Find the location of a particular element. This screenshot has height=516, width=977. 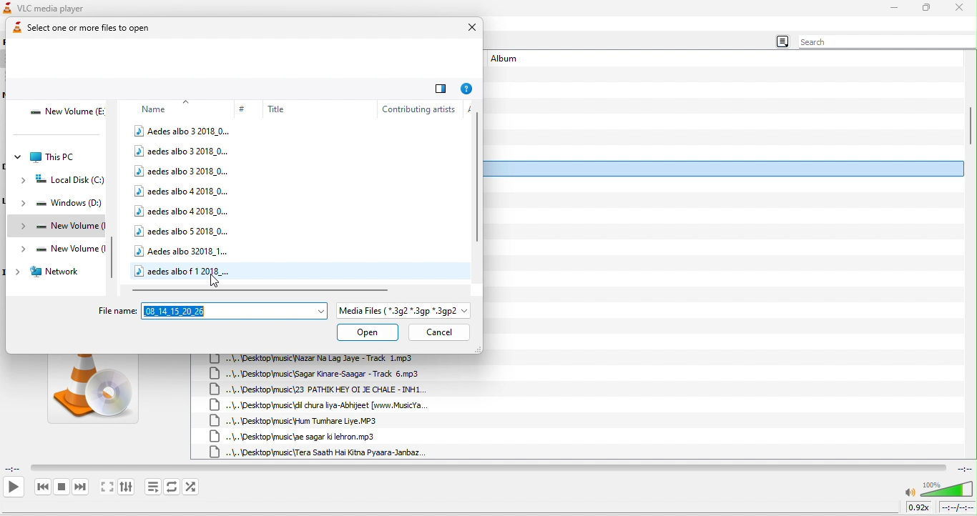

select one or more files to open is located at coordinates (100, 29).